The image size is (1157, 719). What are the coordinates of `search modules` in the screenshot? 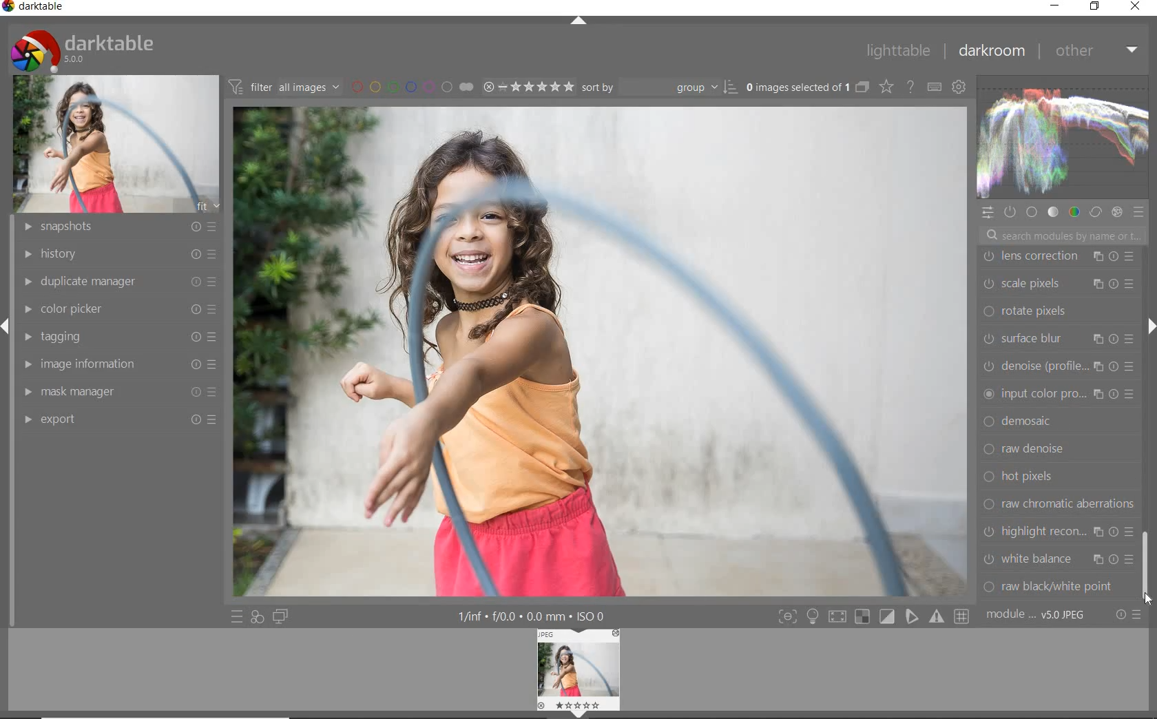 It's located at (1061, 237).